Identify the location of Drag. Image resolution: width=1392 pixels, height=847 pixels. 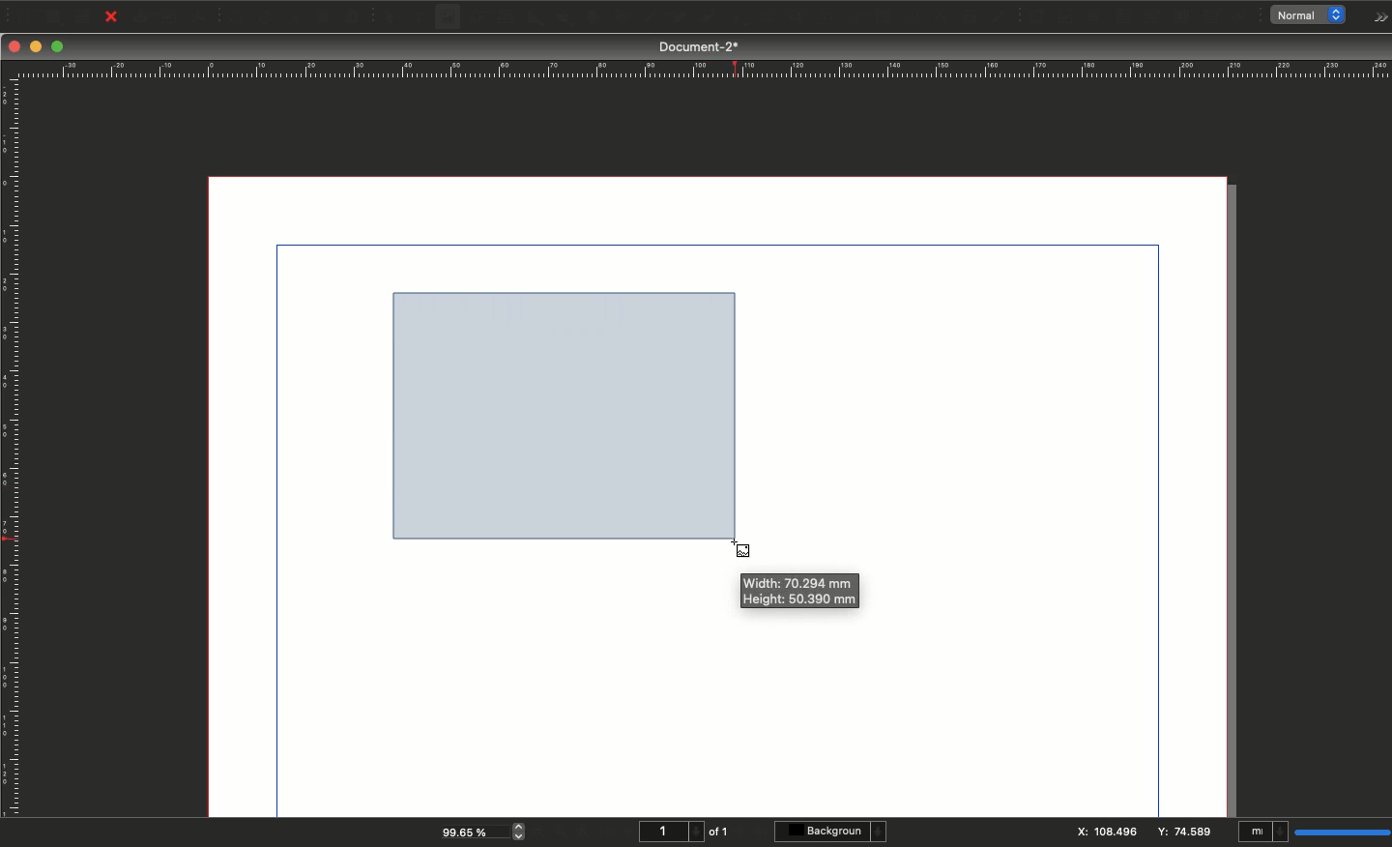
(566, 413).